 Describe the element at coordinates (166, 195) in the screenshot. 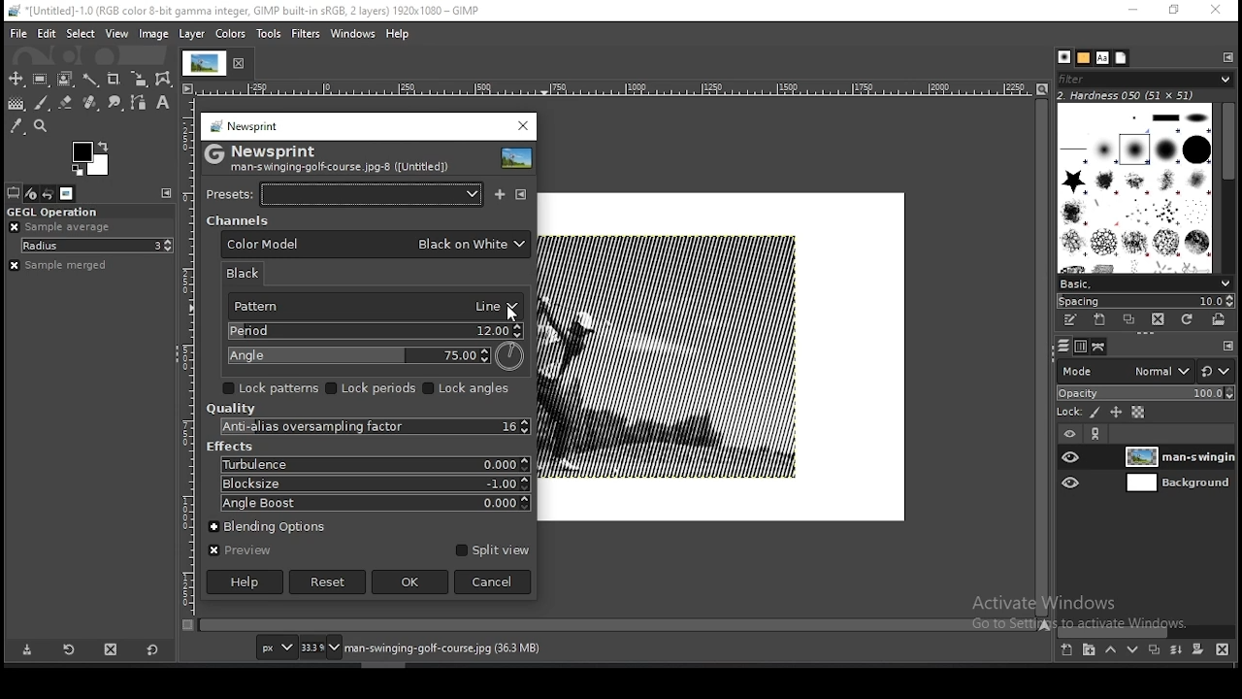

I see `configure this tab` at that location.